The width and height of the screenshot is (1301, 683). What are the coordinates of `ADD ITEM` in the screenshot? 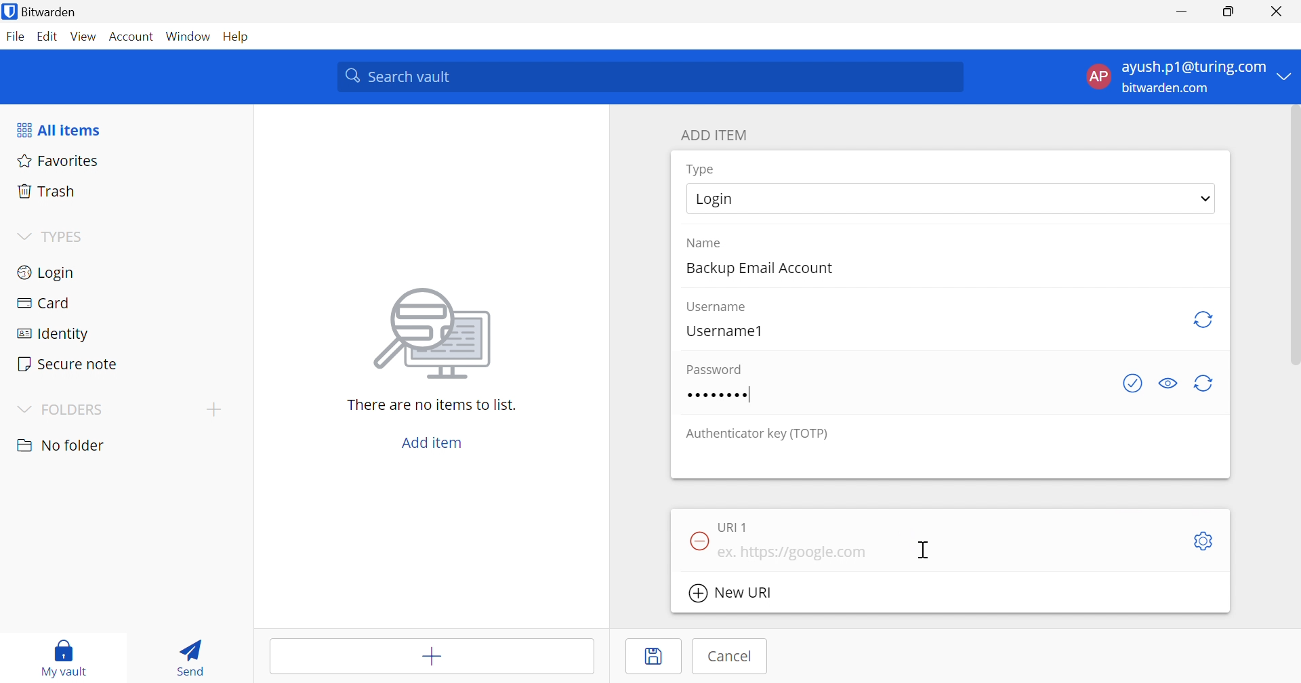 It's located at (714, 136).